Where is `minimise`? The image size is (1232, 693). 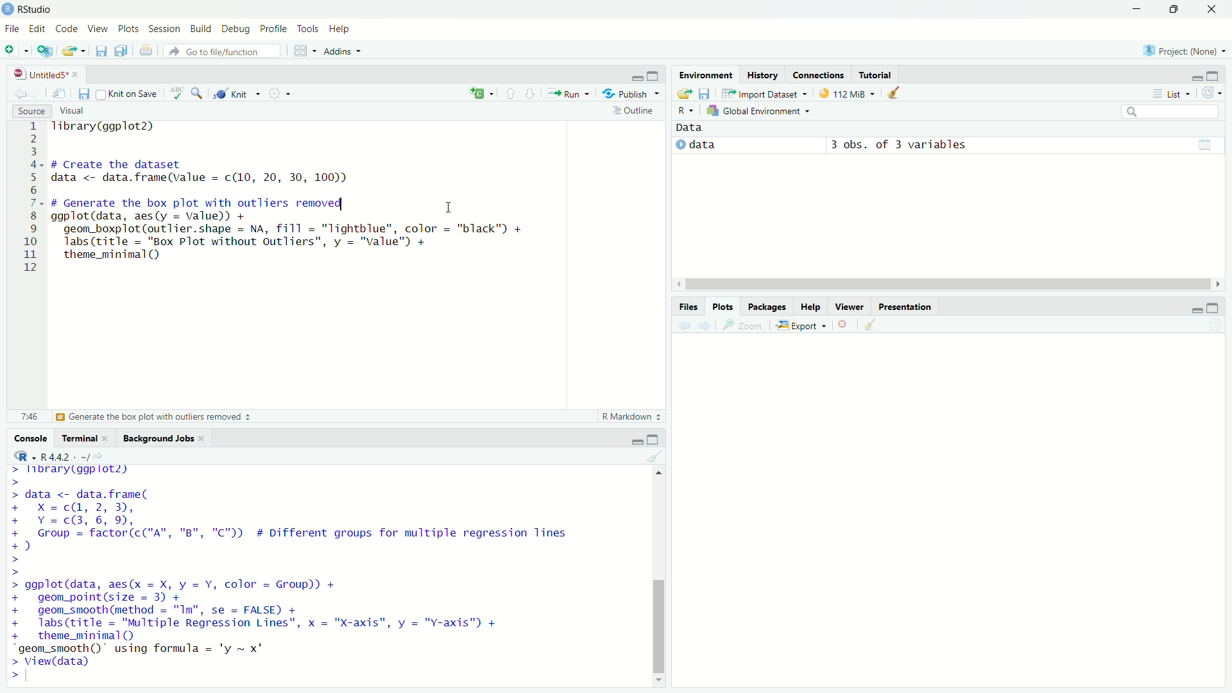
minimise is located at coordinates (1191, 312).